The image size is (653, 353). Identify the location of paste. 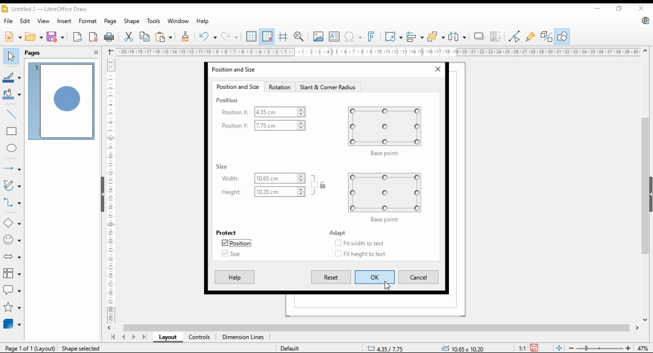
(164, 37).